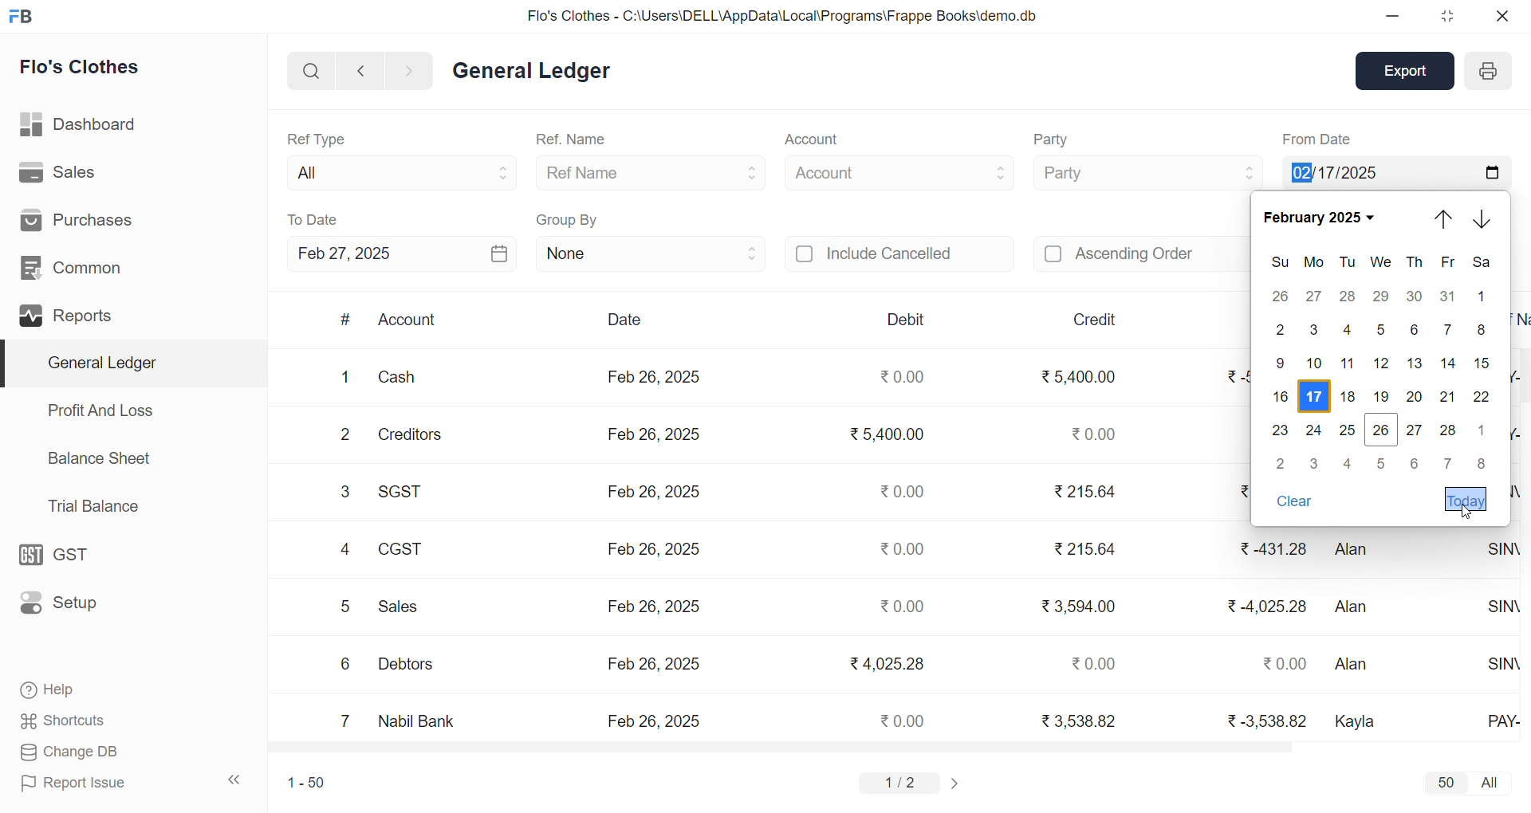  What do you see at coordinates (904, 378) in the screenshot?
I see `₹0.00` at bounding box center [904, 378].